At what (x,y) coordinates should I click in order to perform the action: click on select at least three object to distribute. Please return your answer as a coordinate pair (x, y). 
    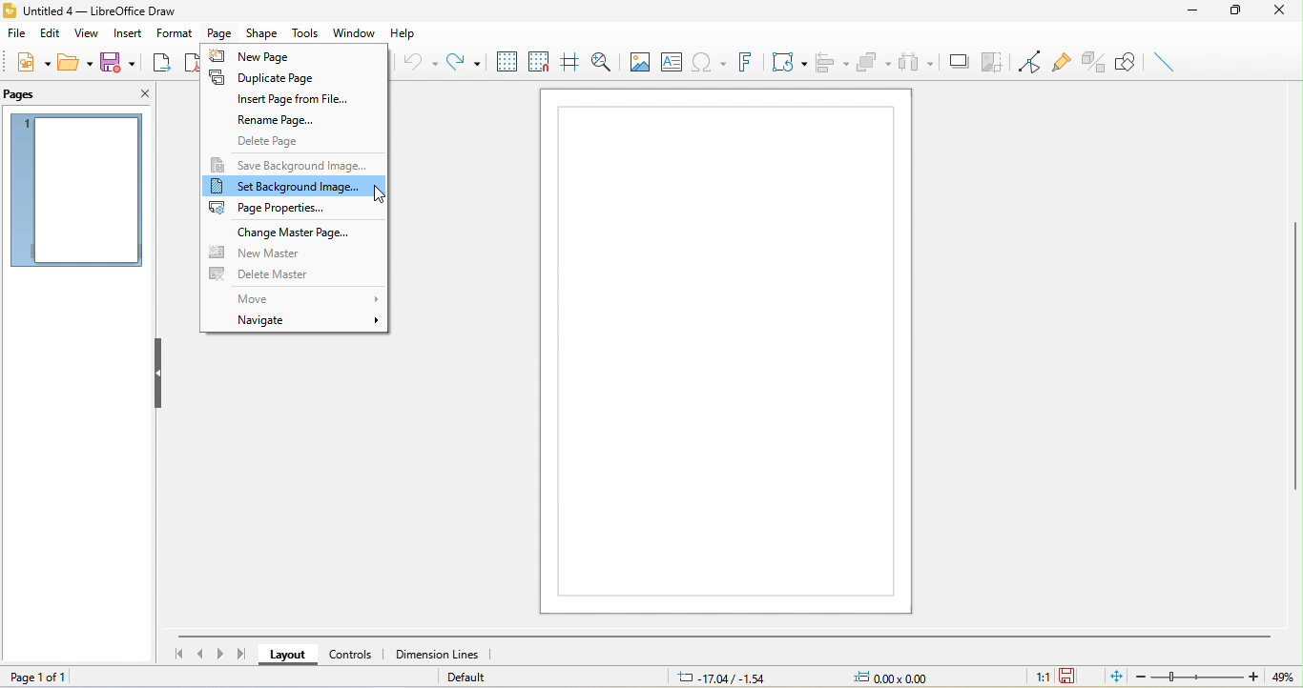
    Looking at the image, I should click on (919, 63).